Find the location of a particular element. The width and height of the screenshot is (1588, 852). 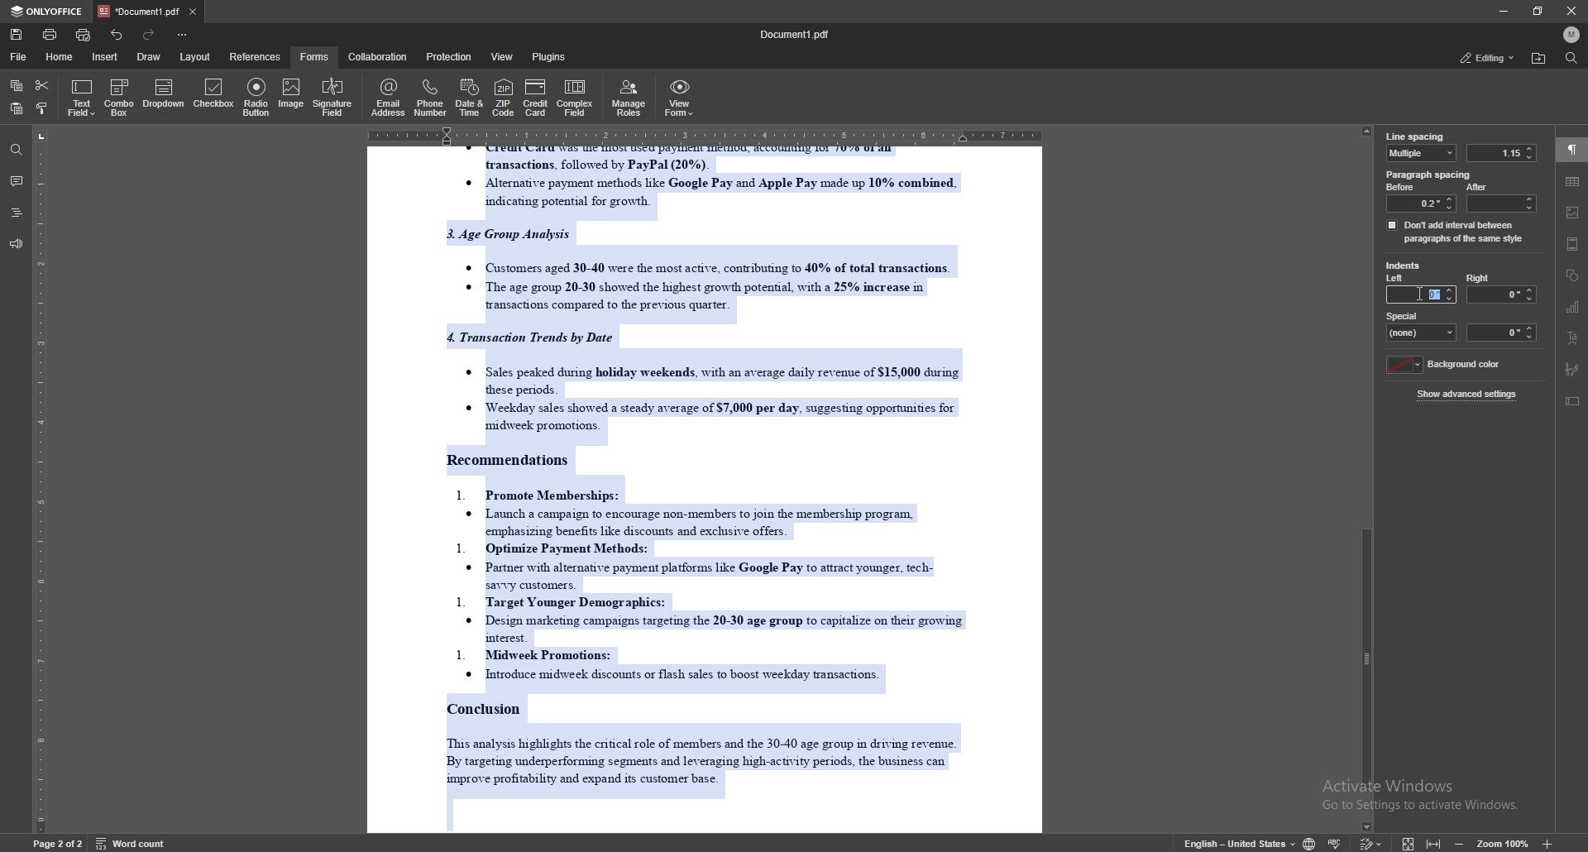

combo box is located at coordinates (119, 98).